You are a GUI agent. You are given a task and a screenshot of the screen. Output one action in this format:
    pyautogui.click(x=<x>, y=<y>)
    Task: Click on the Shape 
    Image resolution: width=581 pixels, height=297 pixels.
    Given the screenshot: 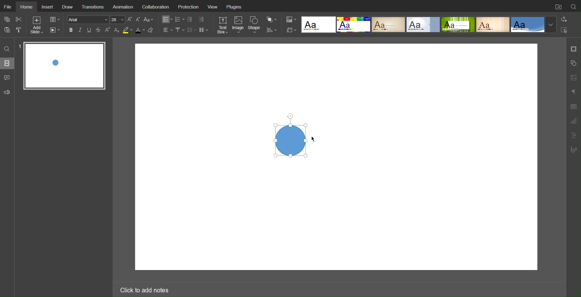 What is the action you would take?
    pyautogui.click(x=255, y=25)
    